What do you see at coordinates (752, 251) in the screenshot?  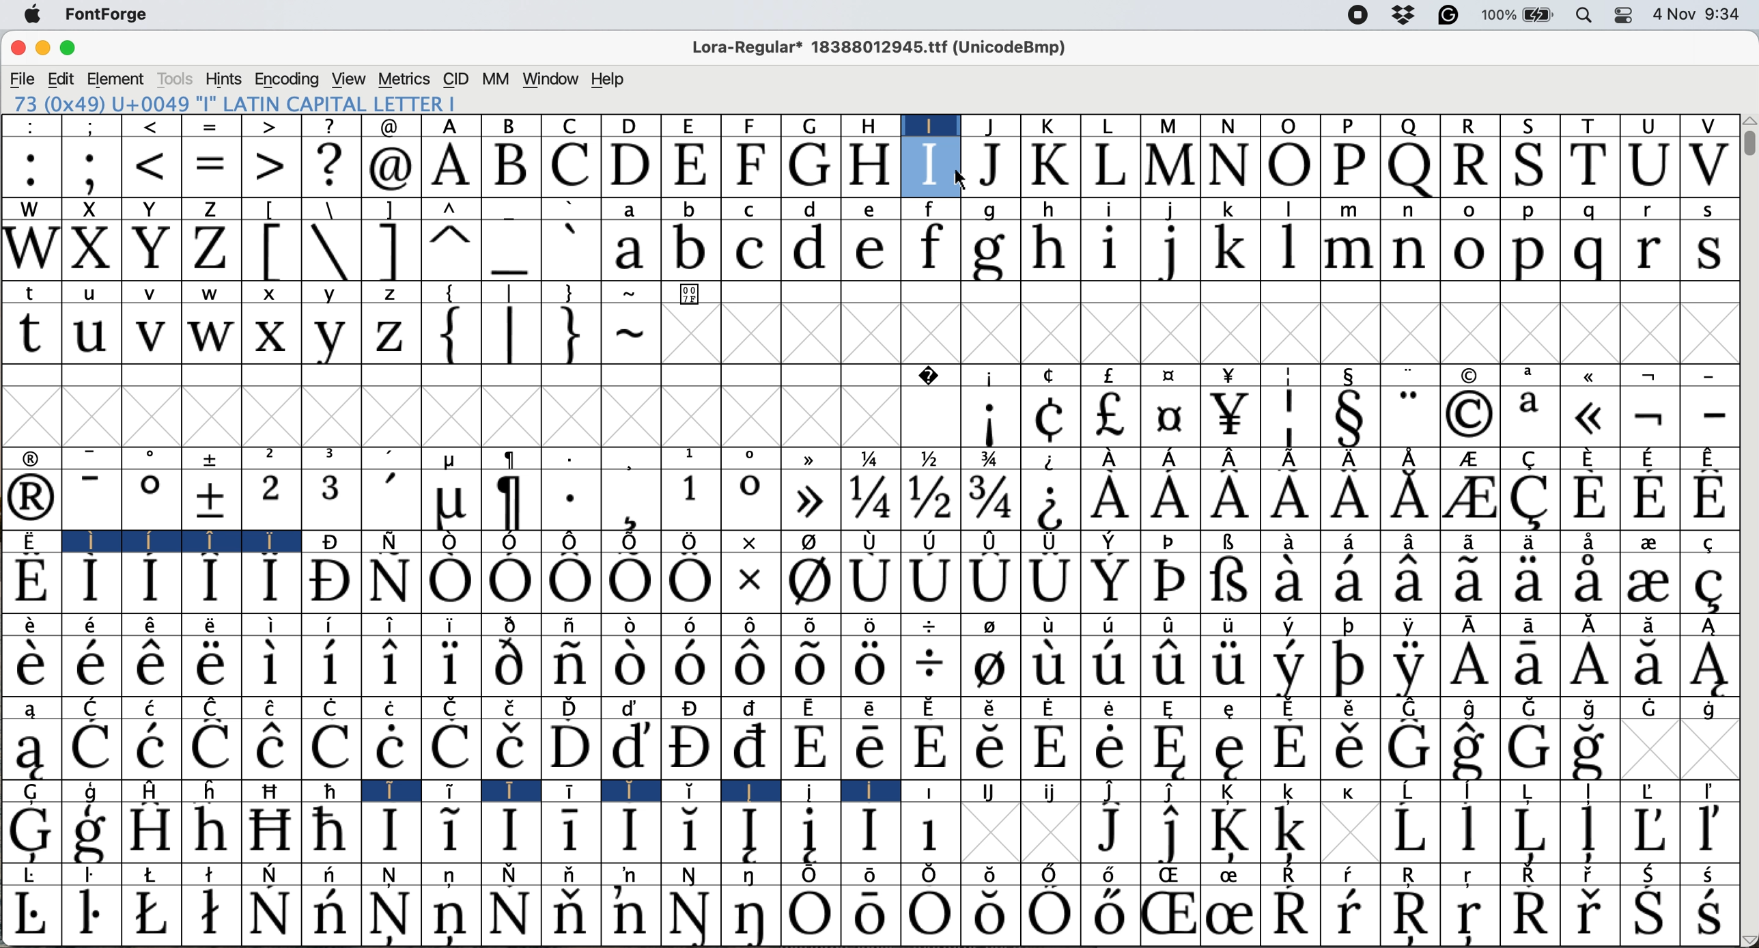 I see `c` at bounding box center [752, 251].